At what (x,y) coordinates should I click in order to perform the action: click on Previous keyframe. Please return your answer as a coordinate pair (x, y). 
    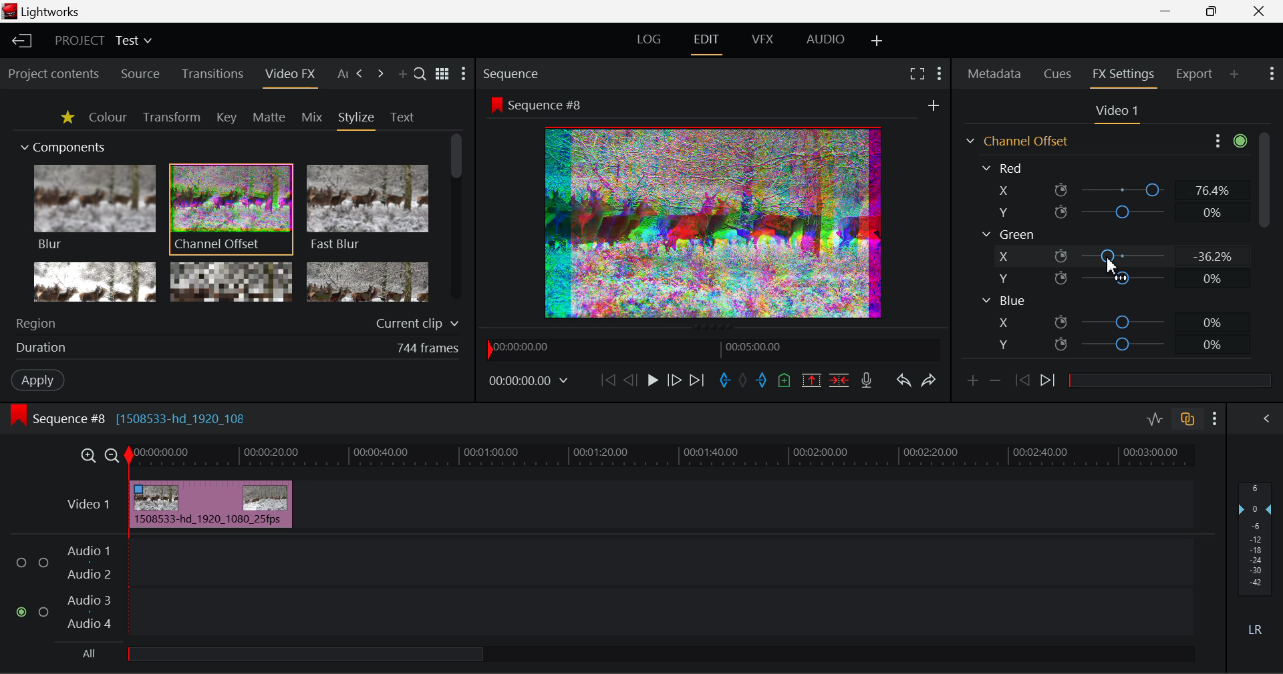
    Looking at the image, I should click on (1023, 381).